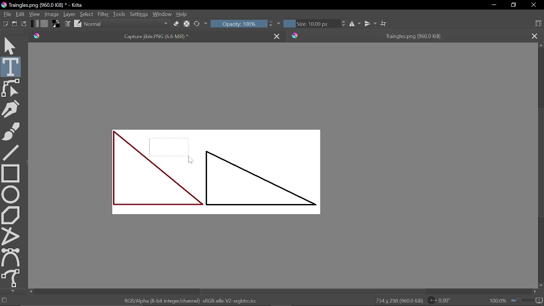 This screenshot has height=306, width=544. I want to click on Move down in tools, so click(11, 291).